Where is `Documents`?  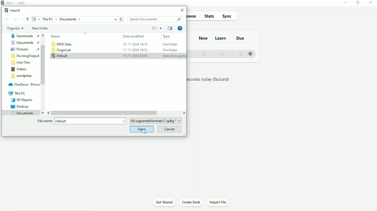
Documents is located at coordinates (21, 113).